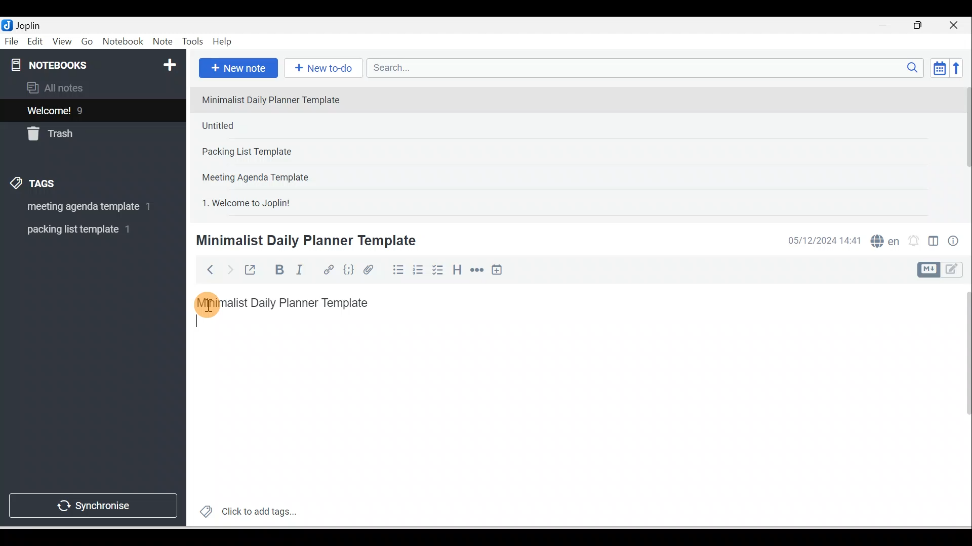 This screenshot has width=972, height=546. What do you see at coordinates (649, 68) in the screenshot?
I see `Search bar` at bounding box center [649, 68].